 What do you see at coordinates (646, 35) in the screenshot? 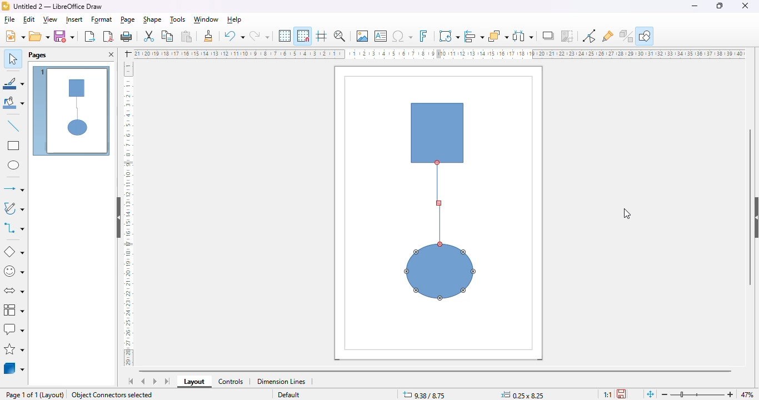
I see `show draw functions` at bounding box center [646, 35].